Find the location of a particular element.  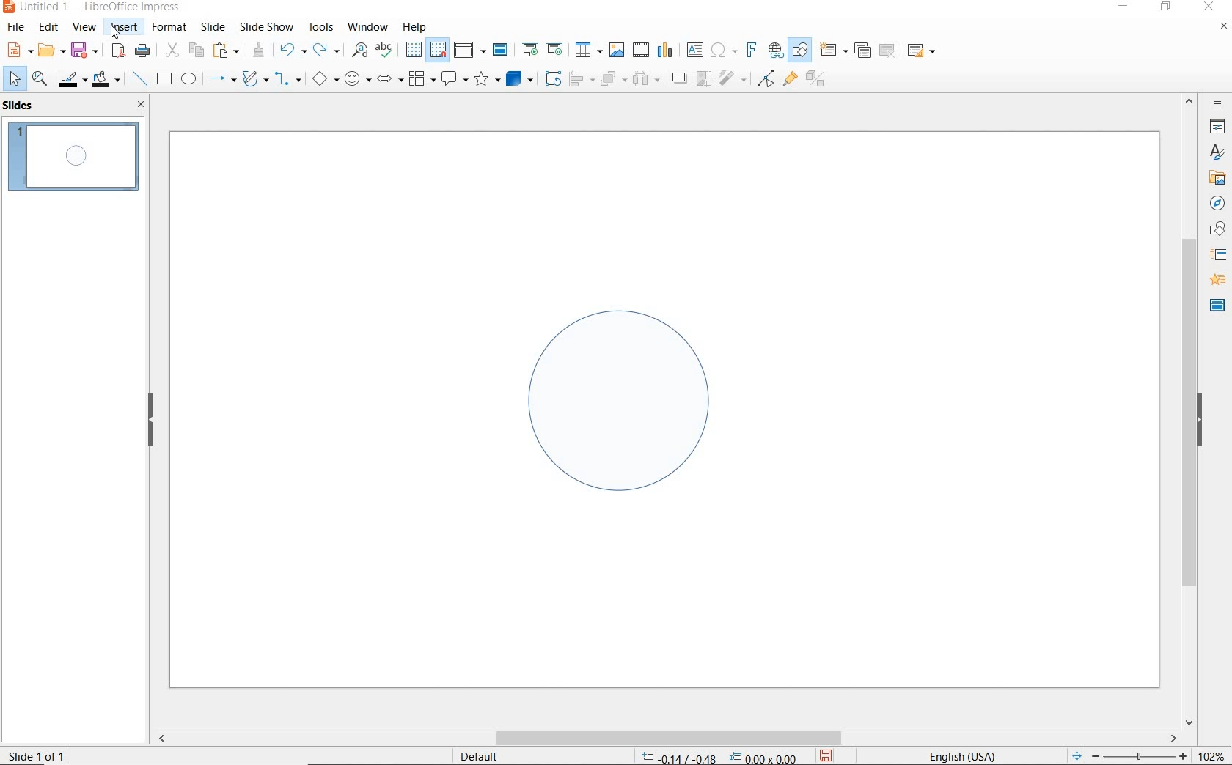

copy is located at coordinates (196, 51).